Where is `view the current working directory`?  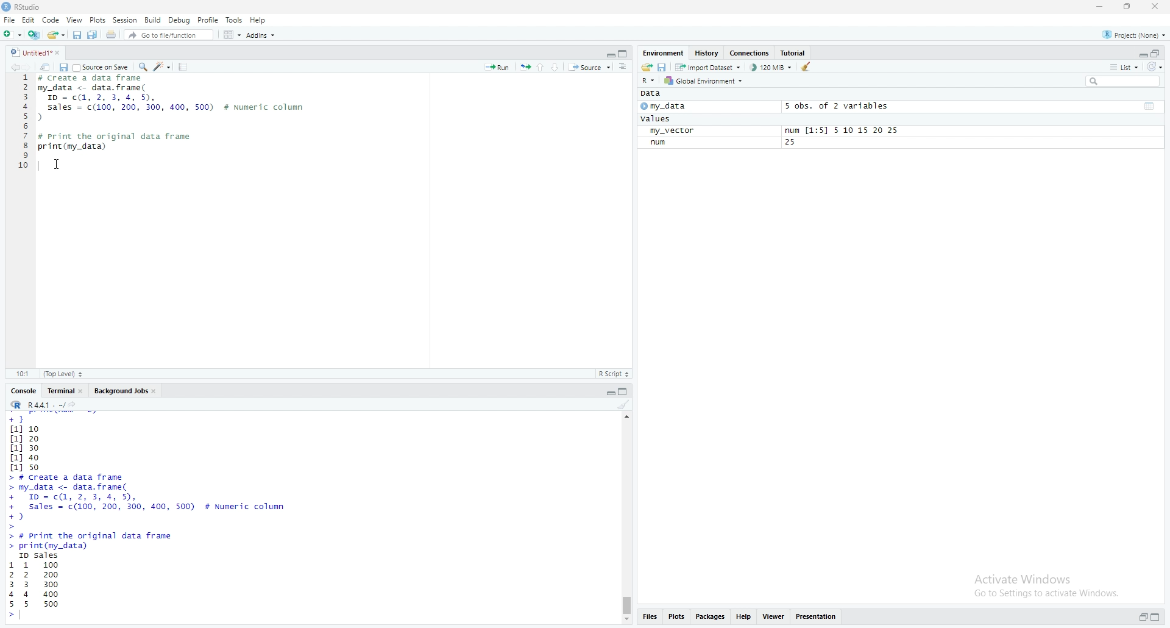 view the current working directory is located at coordinates (80, 406).